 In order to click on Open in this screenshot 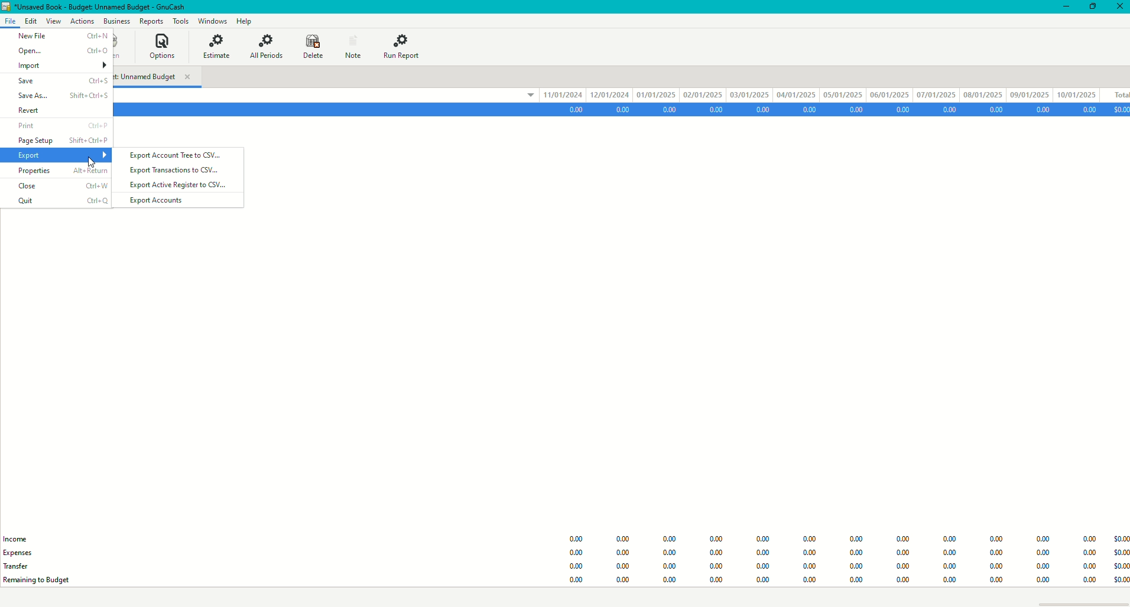, I will do `click(60, 50)`.